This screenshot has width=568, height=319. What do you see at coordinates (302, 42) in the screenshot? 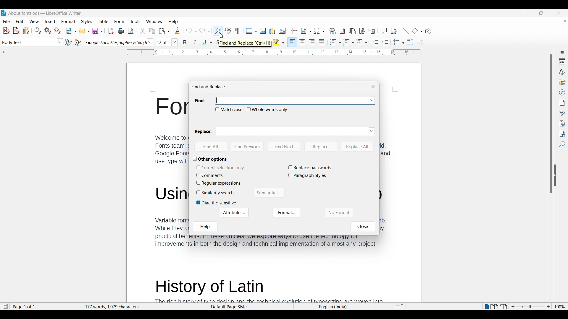
I see `Align center` at bounding box center [302, 42].